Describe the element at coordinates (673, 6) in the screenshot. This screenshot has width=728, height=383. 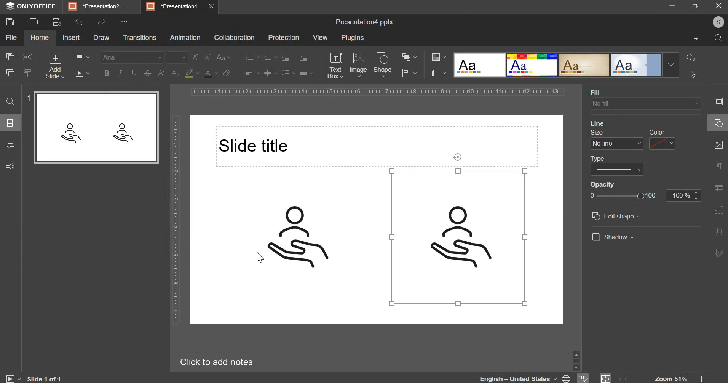
I see `minimize` at that location.